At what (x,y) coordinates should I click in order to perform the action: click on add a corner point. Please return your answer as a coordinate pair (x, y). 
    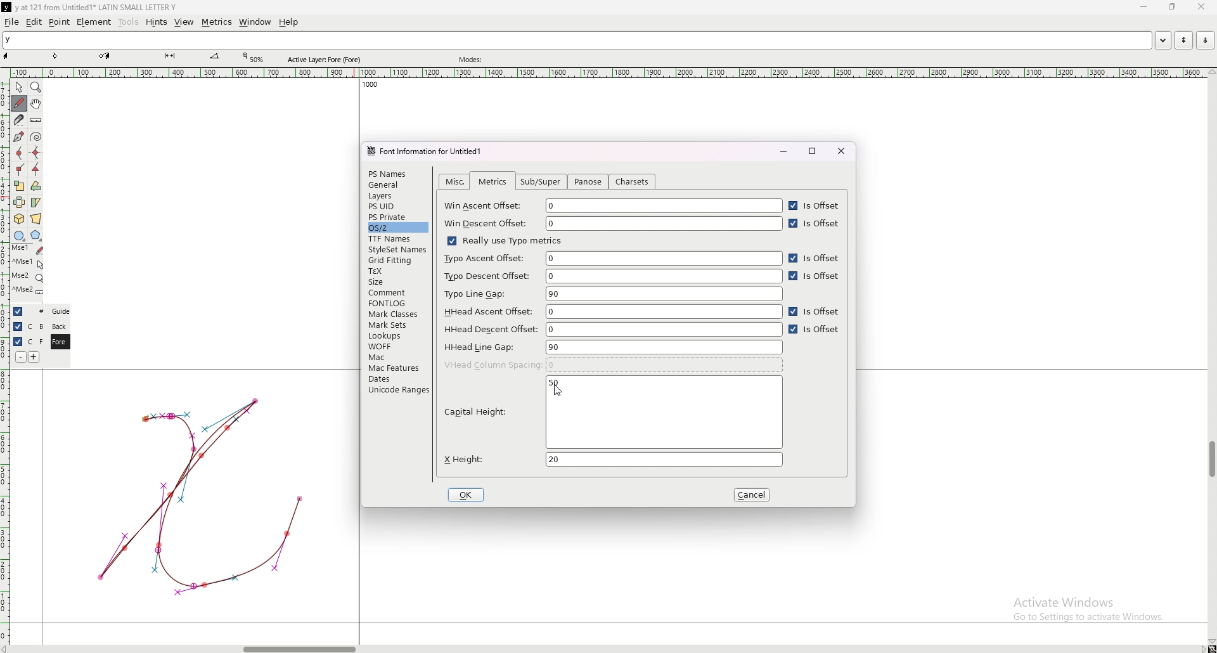
    Looking at the image, I should click on (20, 169).